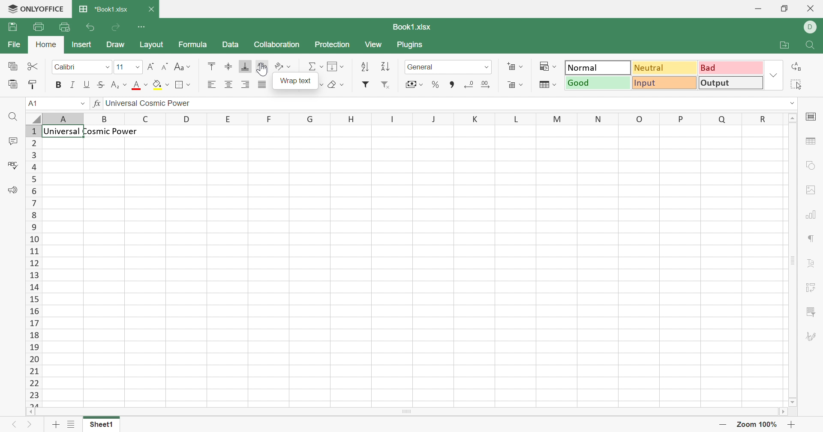 This screenshot has height=432, width=823. I want to click on *Book1.xlsx, so click(103, 9).